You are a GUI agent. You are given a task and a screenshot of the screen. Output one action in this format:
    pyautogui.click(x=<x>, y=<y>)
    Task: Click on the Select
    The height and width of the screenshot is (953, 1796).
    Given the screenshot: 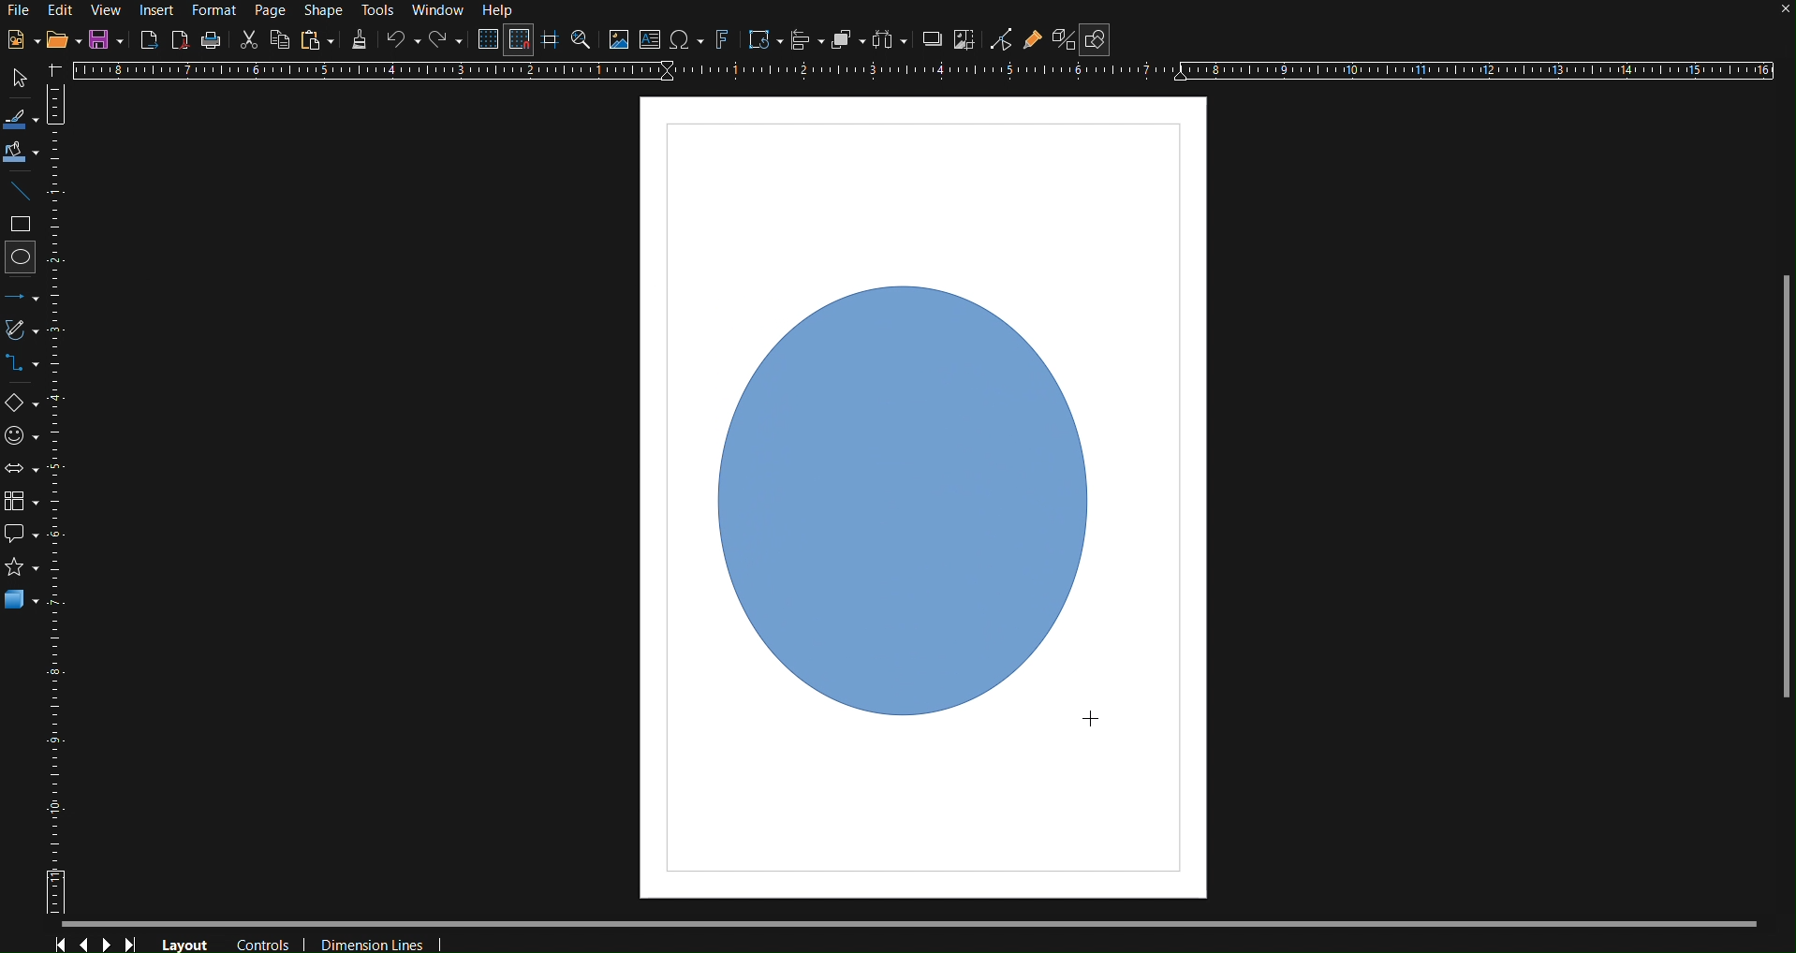 What is the action you would take?
    pyautogui.click(x=16, y=79)
    